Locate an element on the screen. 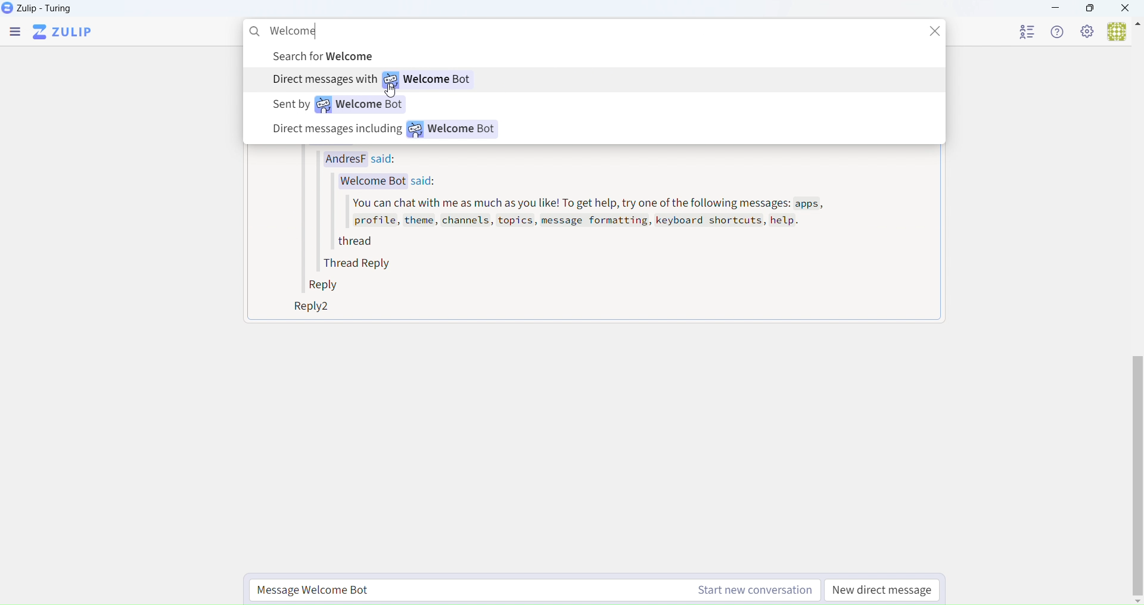 The image size is (1144, 605). Direct messages including Welcome Bot is located at coordinates (386, 131).